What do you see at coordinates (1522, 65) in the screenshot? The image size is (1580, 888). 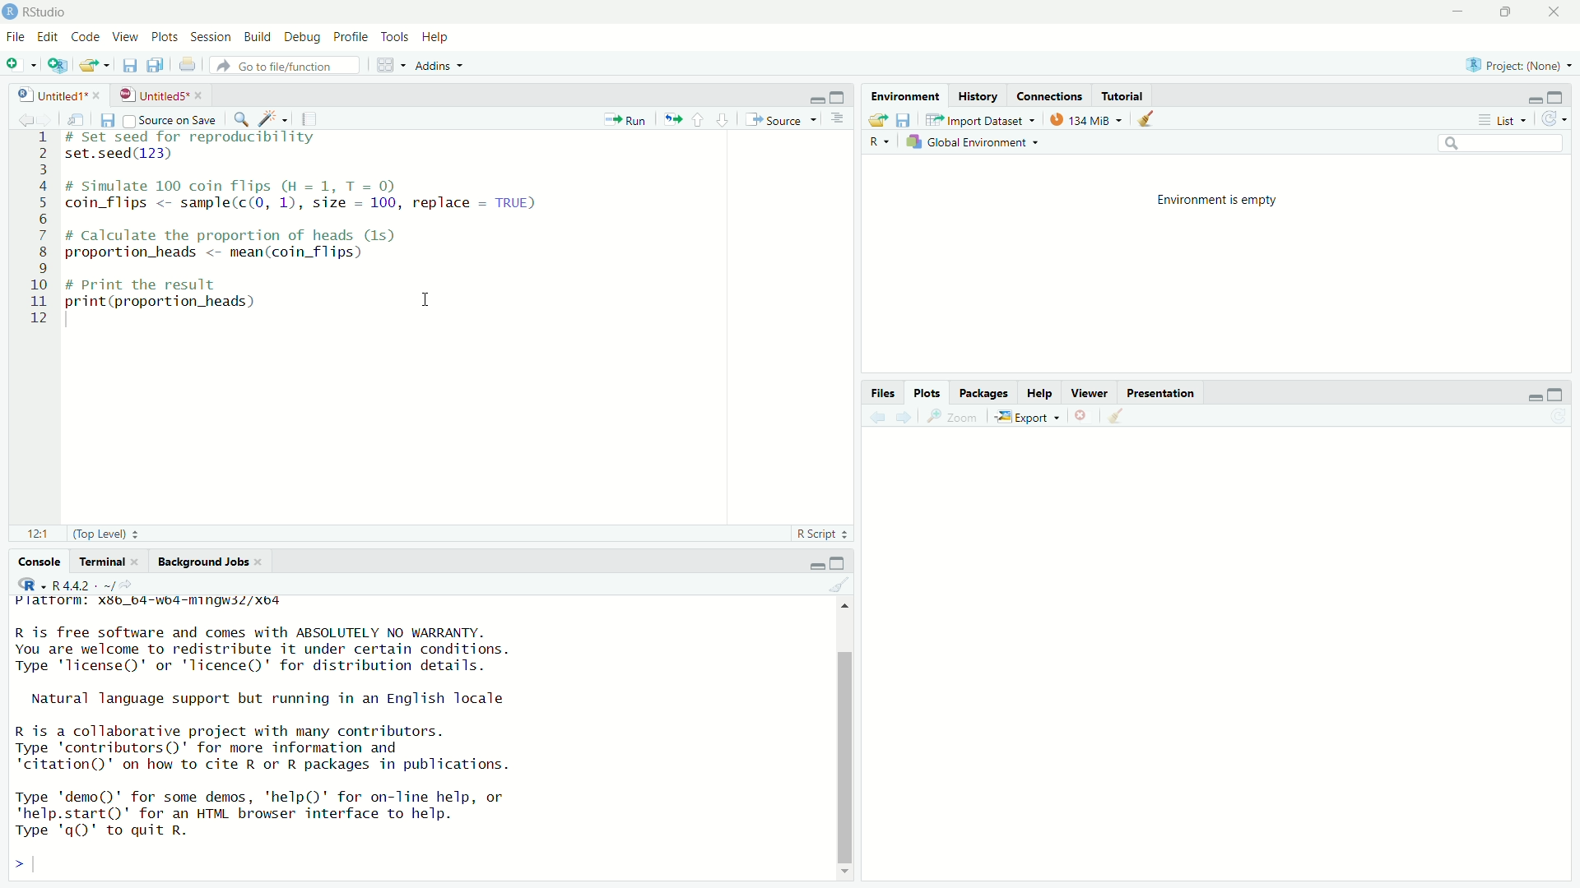 I see `project: (none)` at bounding box center [1522, 65].